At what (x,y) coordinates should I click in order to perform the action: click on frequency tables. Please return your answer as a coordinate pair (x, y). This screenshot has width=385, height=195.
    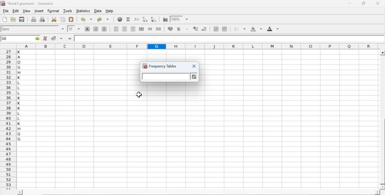
    Looking at the image, I should click on (160, 66).